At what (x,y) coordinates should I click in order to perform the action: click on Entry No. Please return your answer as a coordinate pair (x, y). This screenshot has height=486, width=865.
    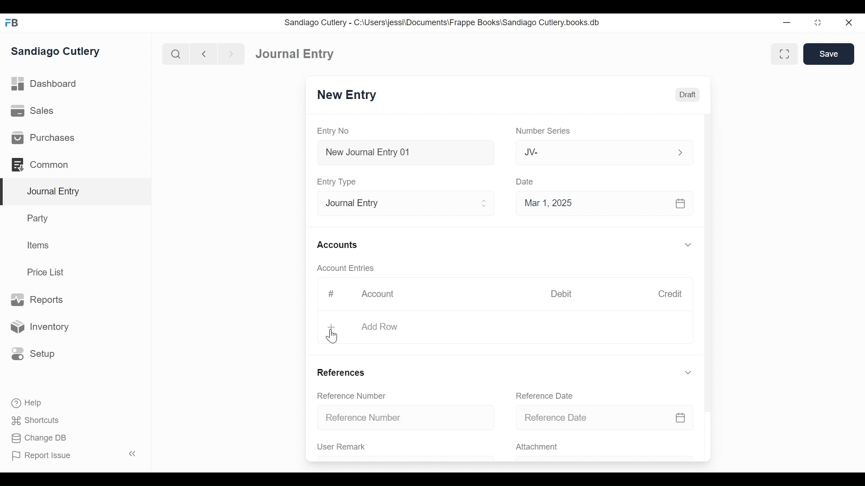
    Looking at the image, I should click on (337, 131).